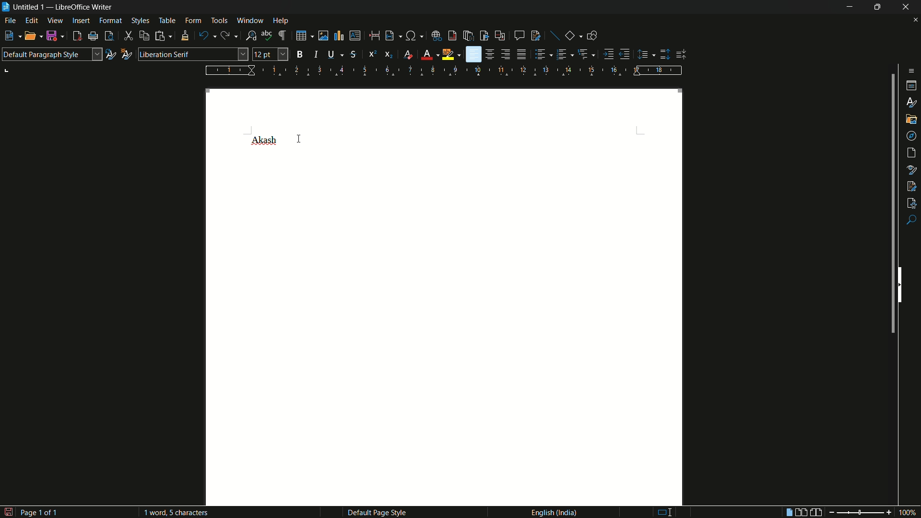 Image resolution: width=921 pixels, height=518 pixels. What do you see at coordinates (377, 512) in the screenshot?
I see `page style` at bounding box center [377, 512].